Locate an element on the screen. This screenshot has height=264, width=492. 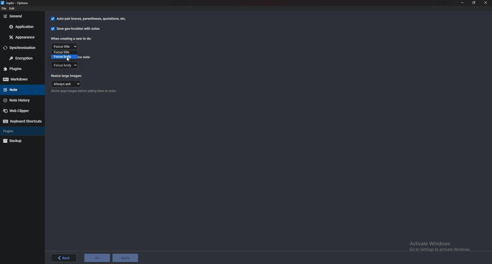
plugins is located at coordinates (21, 130).